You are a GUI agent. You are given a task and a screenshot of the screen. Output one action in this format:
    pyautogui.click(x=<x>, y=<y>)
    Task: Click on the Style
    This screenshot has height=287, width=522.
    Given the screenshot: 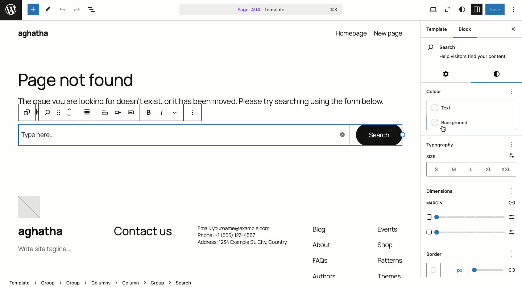 What is the action you would take?
    pyautogui.click(x=463, y=10)
    